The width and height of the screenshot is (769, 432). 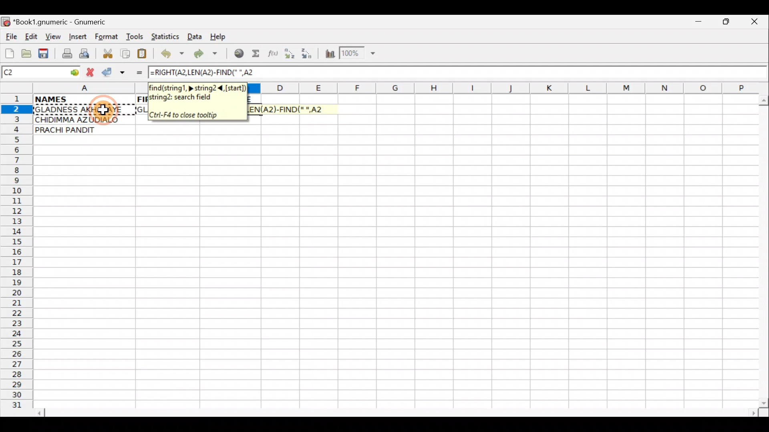 I want to click on Data, so click(x=195, y=36).